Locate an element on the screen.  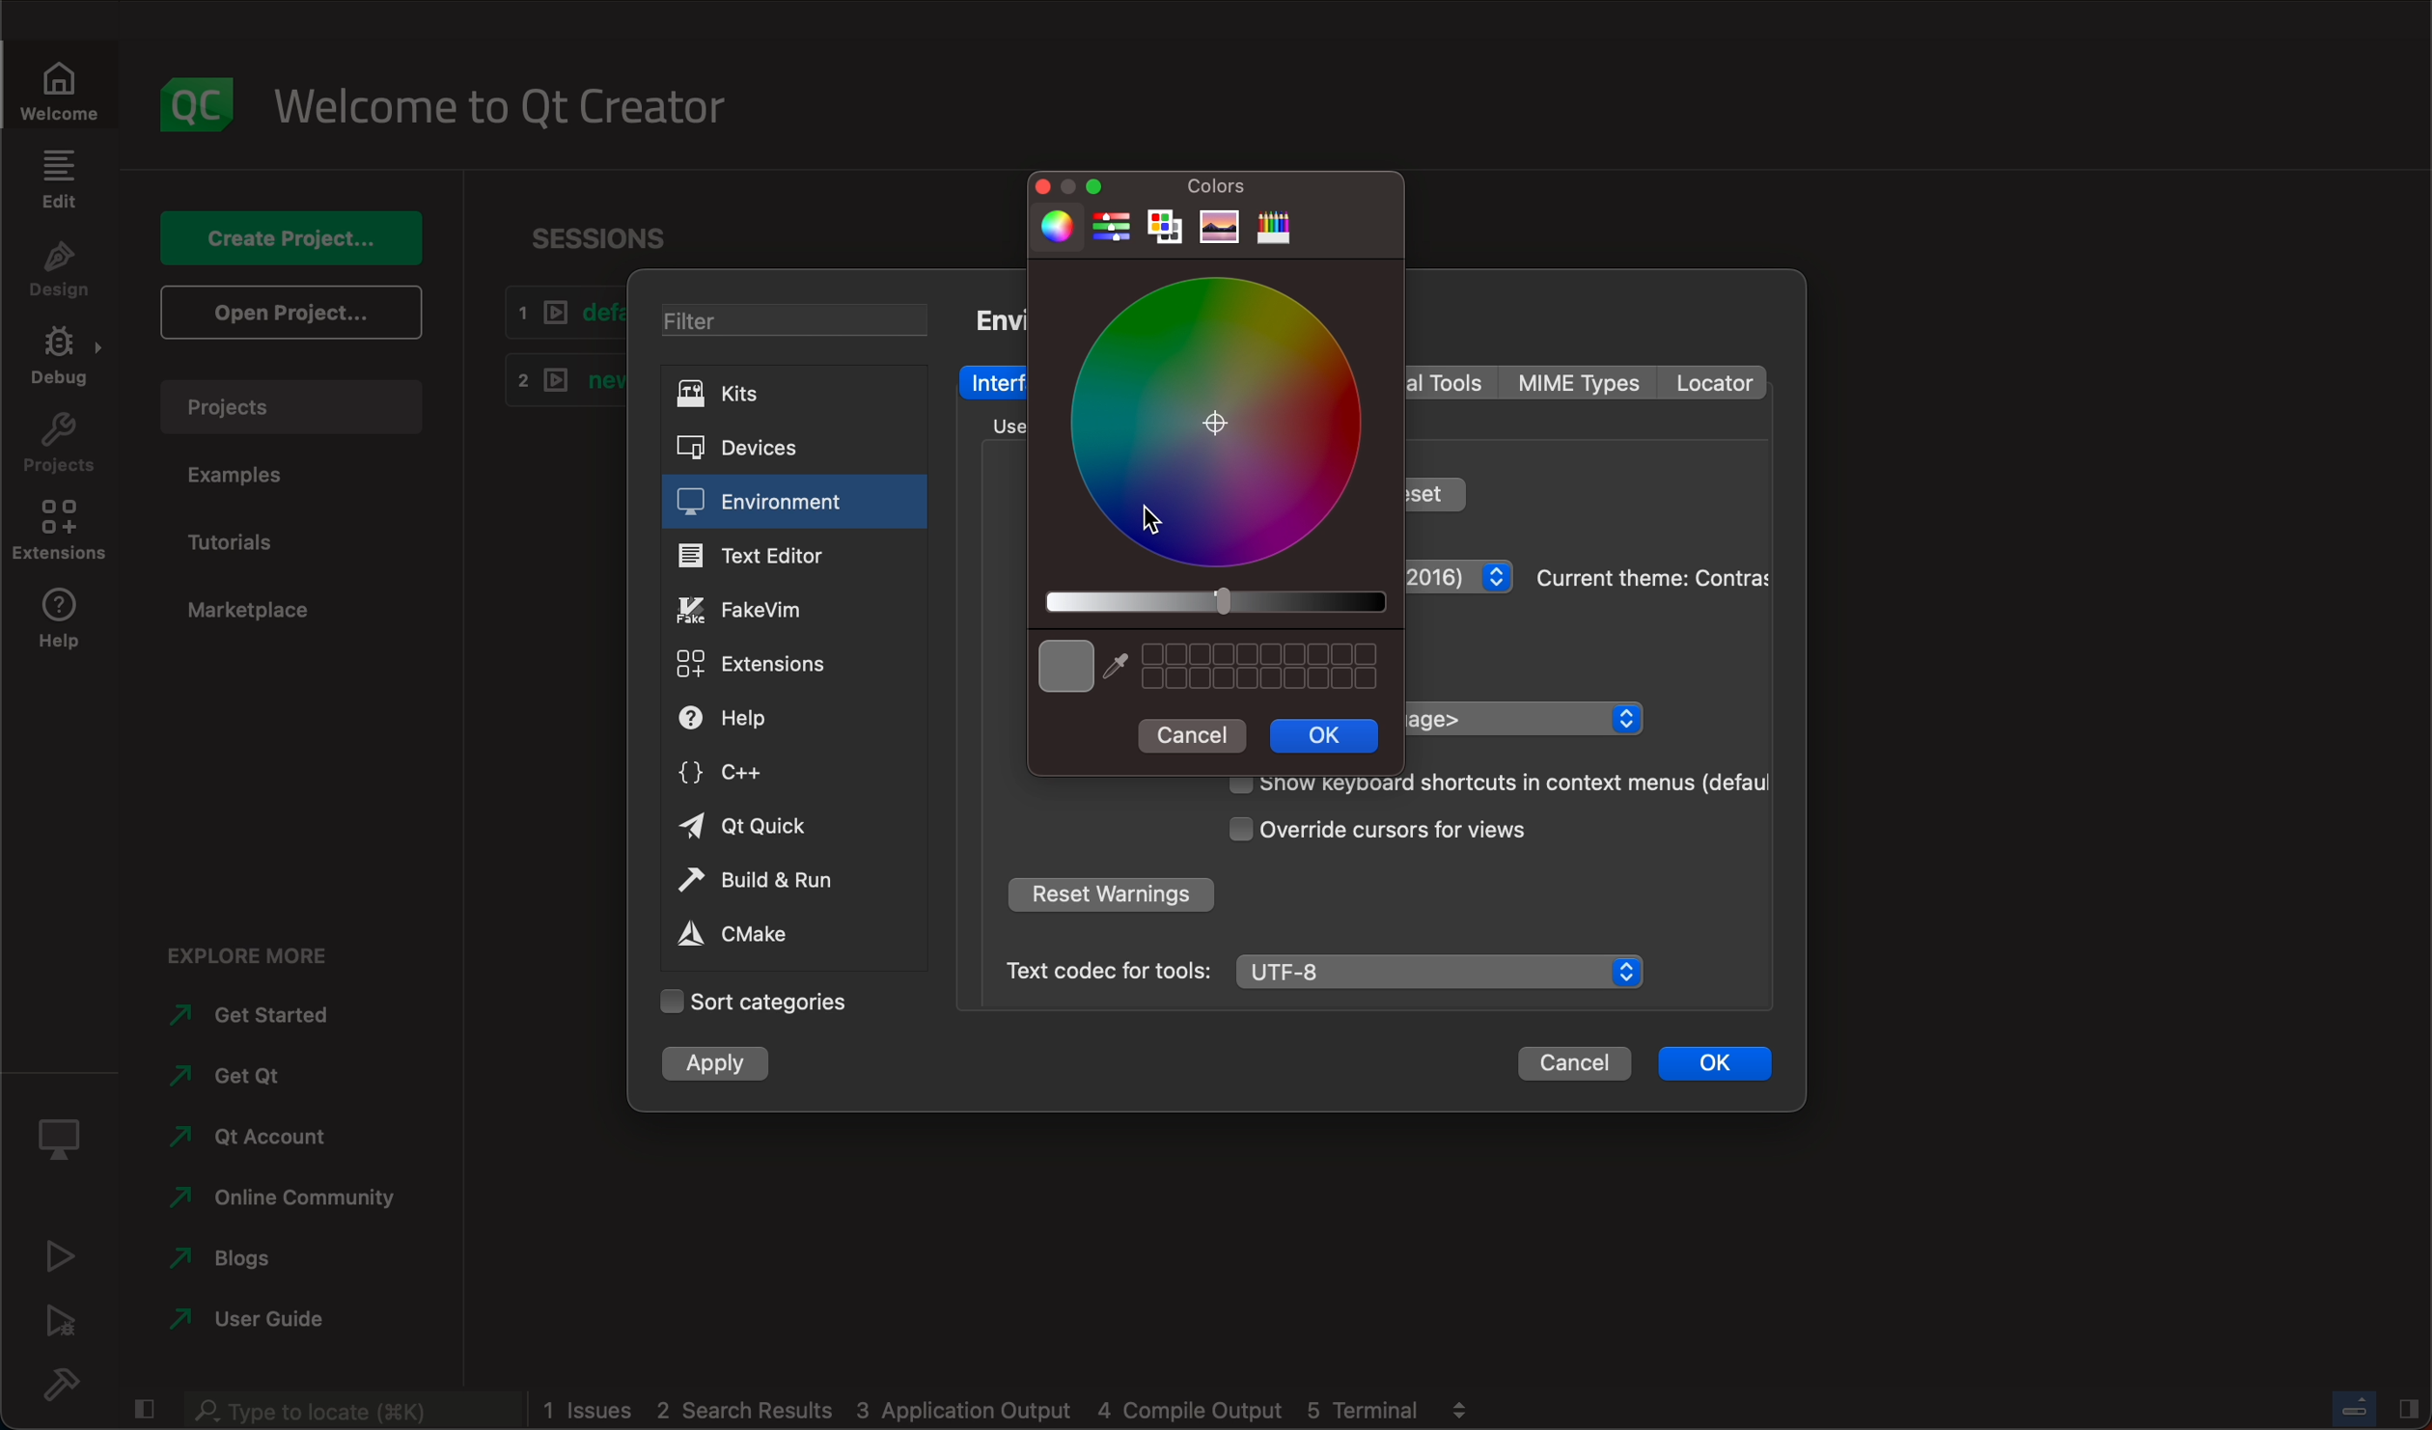
show keyboard is located at coordinates (1488, 784).